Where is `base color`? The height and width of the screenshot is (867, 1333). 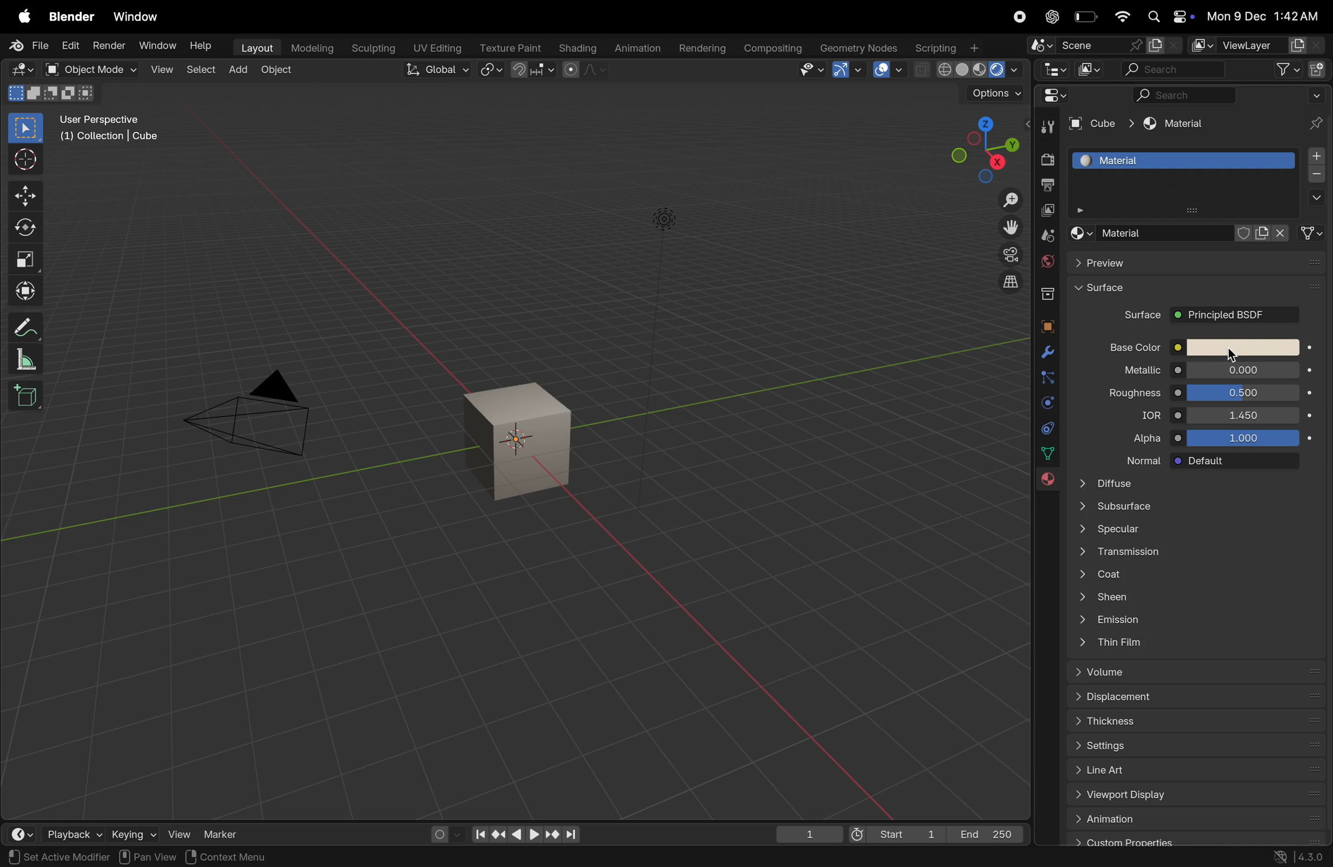 base color is located at coordinates (1127, 347).